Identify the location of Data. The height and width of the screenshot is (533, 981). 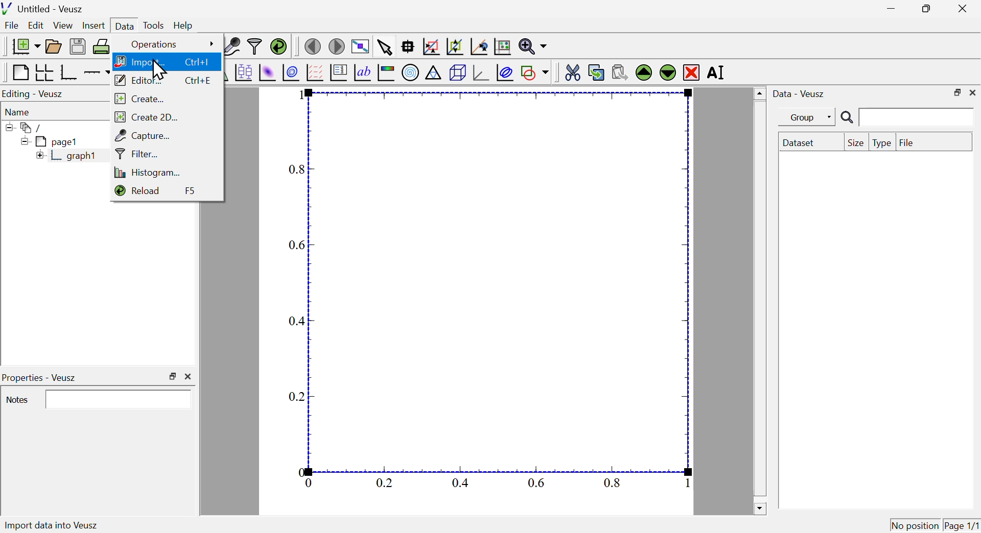
(124, 24).